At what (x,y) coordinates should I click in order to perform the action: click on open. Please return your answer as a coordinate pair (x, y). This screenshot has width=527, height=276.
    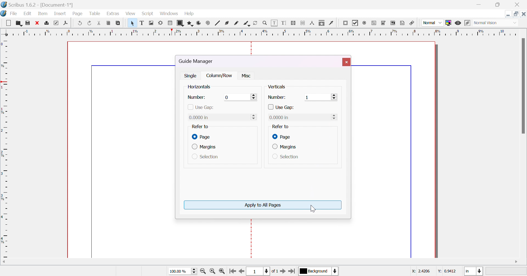
    Looking at the image, I should click on (18, 22).